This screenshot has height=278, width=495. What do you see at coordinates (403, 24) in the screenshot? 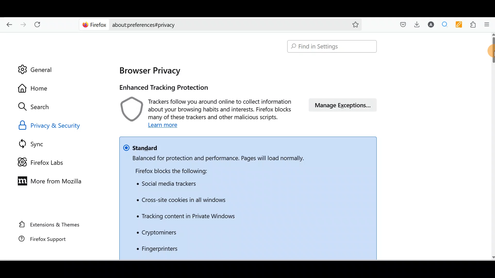
I see `Save to pocket` at bounding box center [403, 24].